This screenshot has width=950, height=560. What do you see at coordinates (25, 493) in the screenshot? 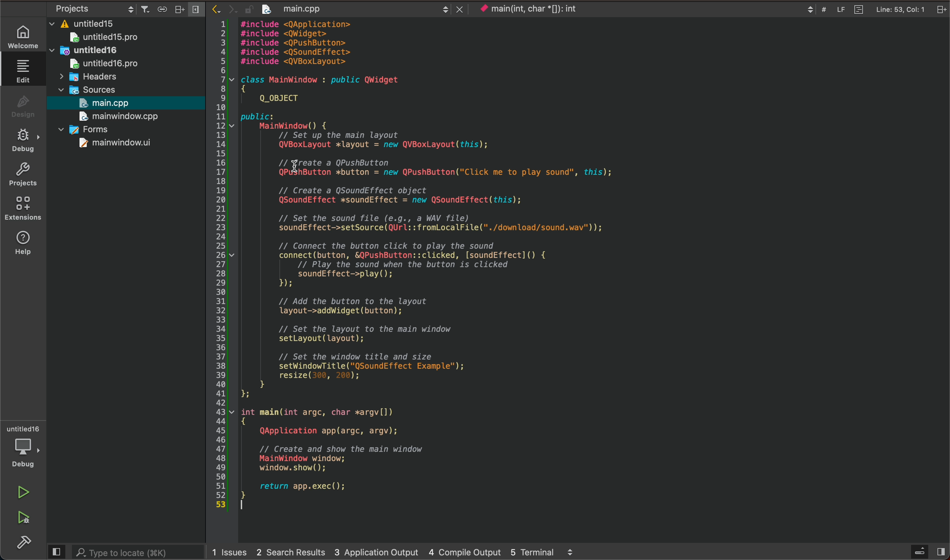
I see `run ` at bounding box center [25, 493].